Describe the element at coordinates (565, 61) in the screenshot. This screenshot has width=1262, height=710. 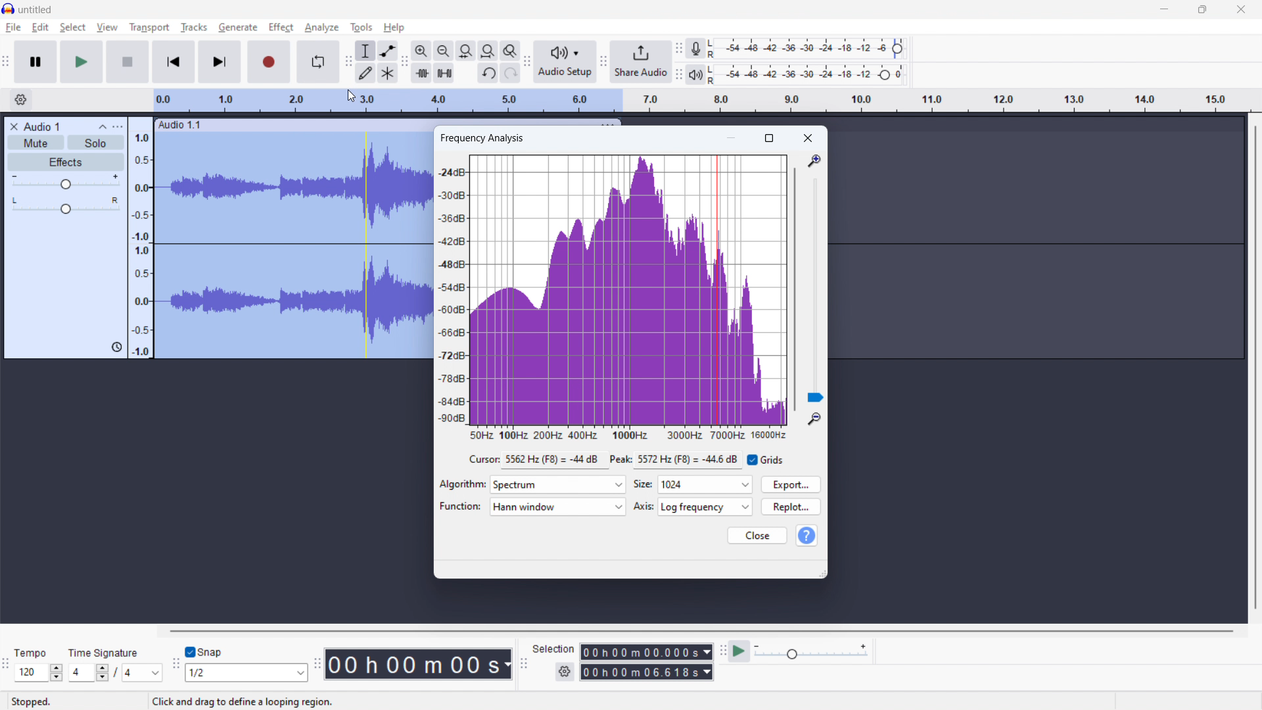
I see `audio setup` at that location.